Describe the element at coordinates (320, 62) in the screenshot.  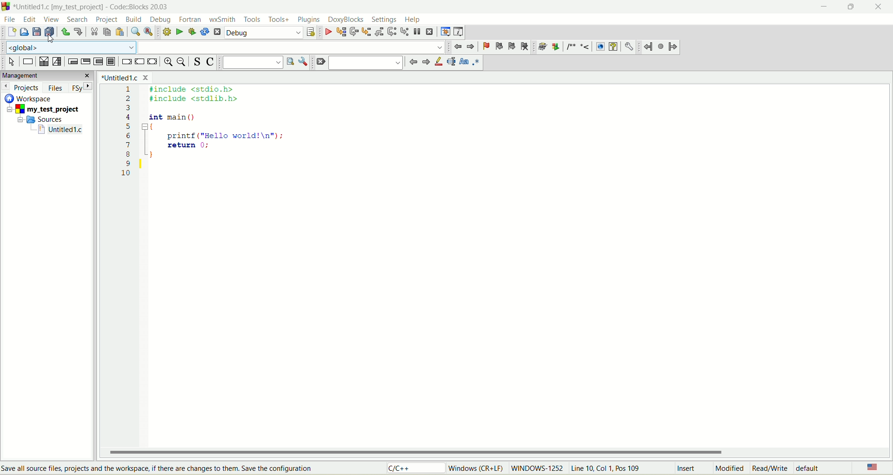
I see `clear` at that location.